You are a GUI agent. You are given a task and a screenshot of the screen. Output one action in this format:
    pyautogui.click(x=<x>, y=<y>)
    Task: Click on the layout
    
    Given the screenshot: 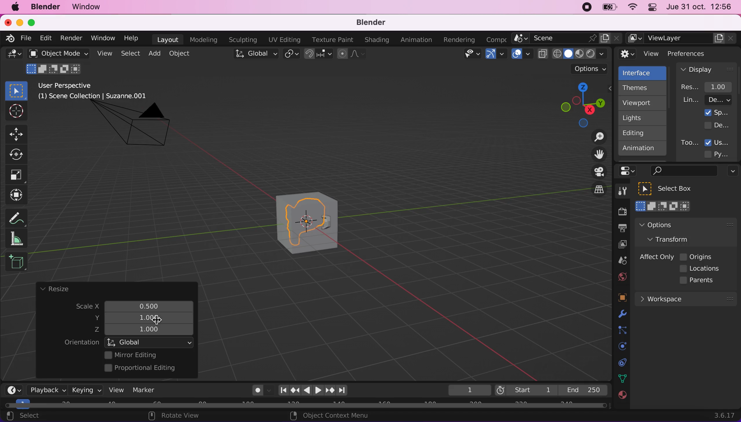 What is the action you would take?
    pyautogui.click(x=168, y=39)
    